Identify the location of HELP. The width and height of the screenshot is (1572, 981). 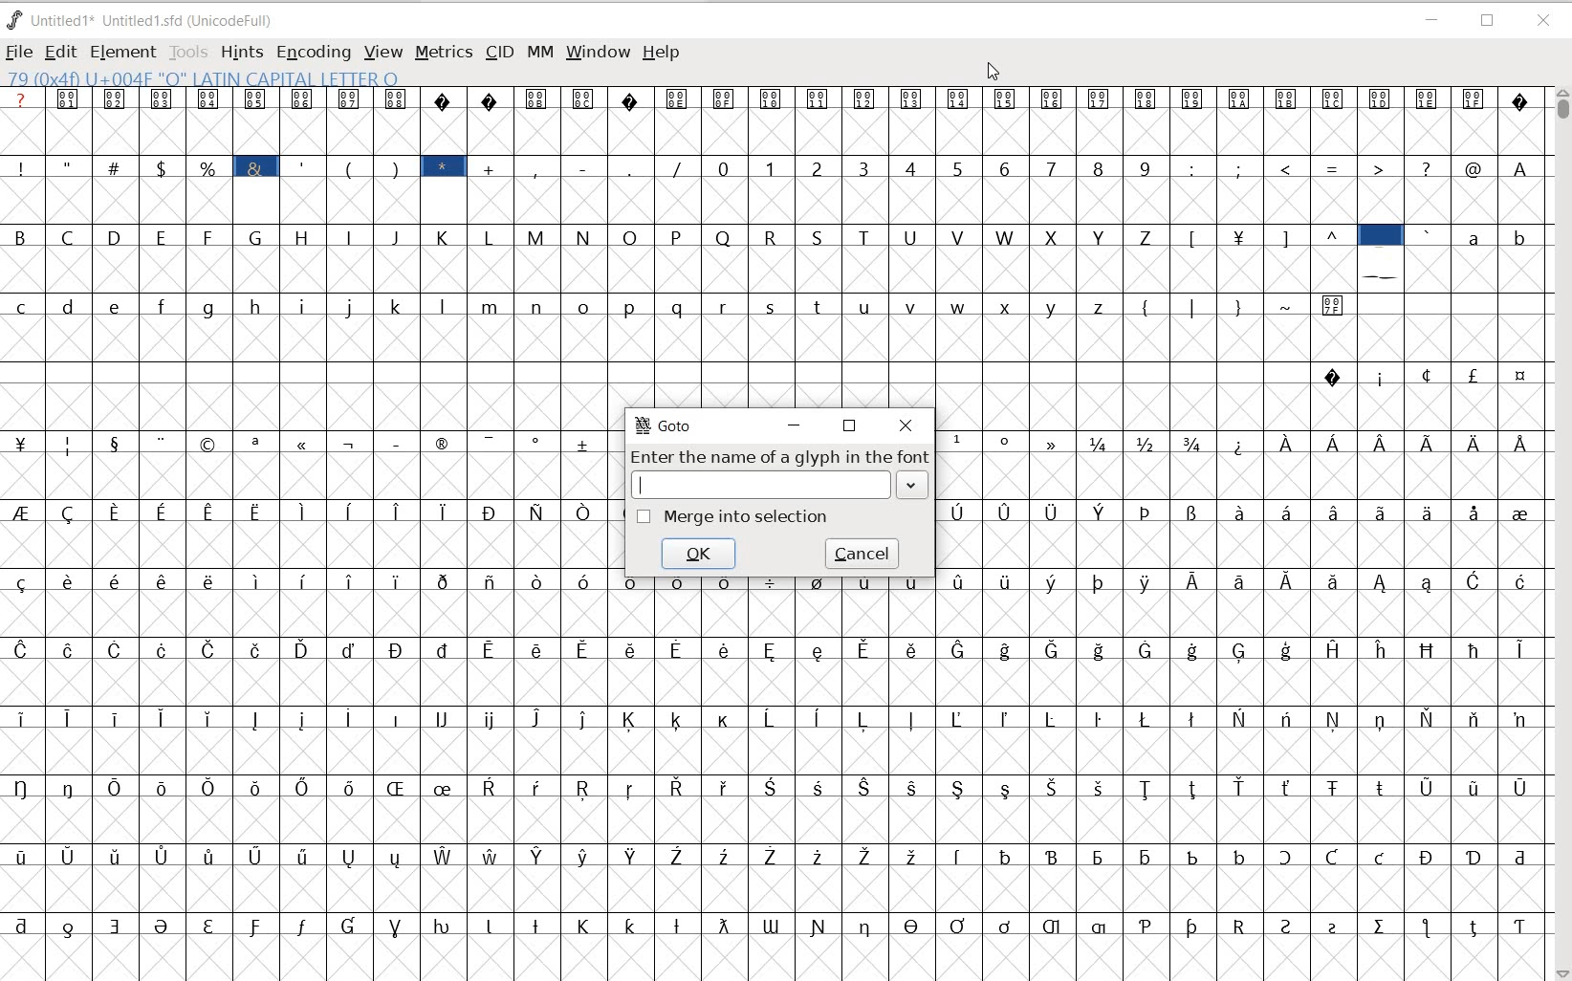
(664, 54).